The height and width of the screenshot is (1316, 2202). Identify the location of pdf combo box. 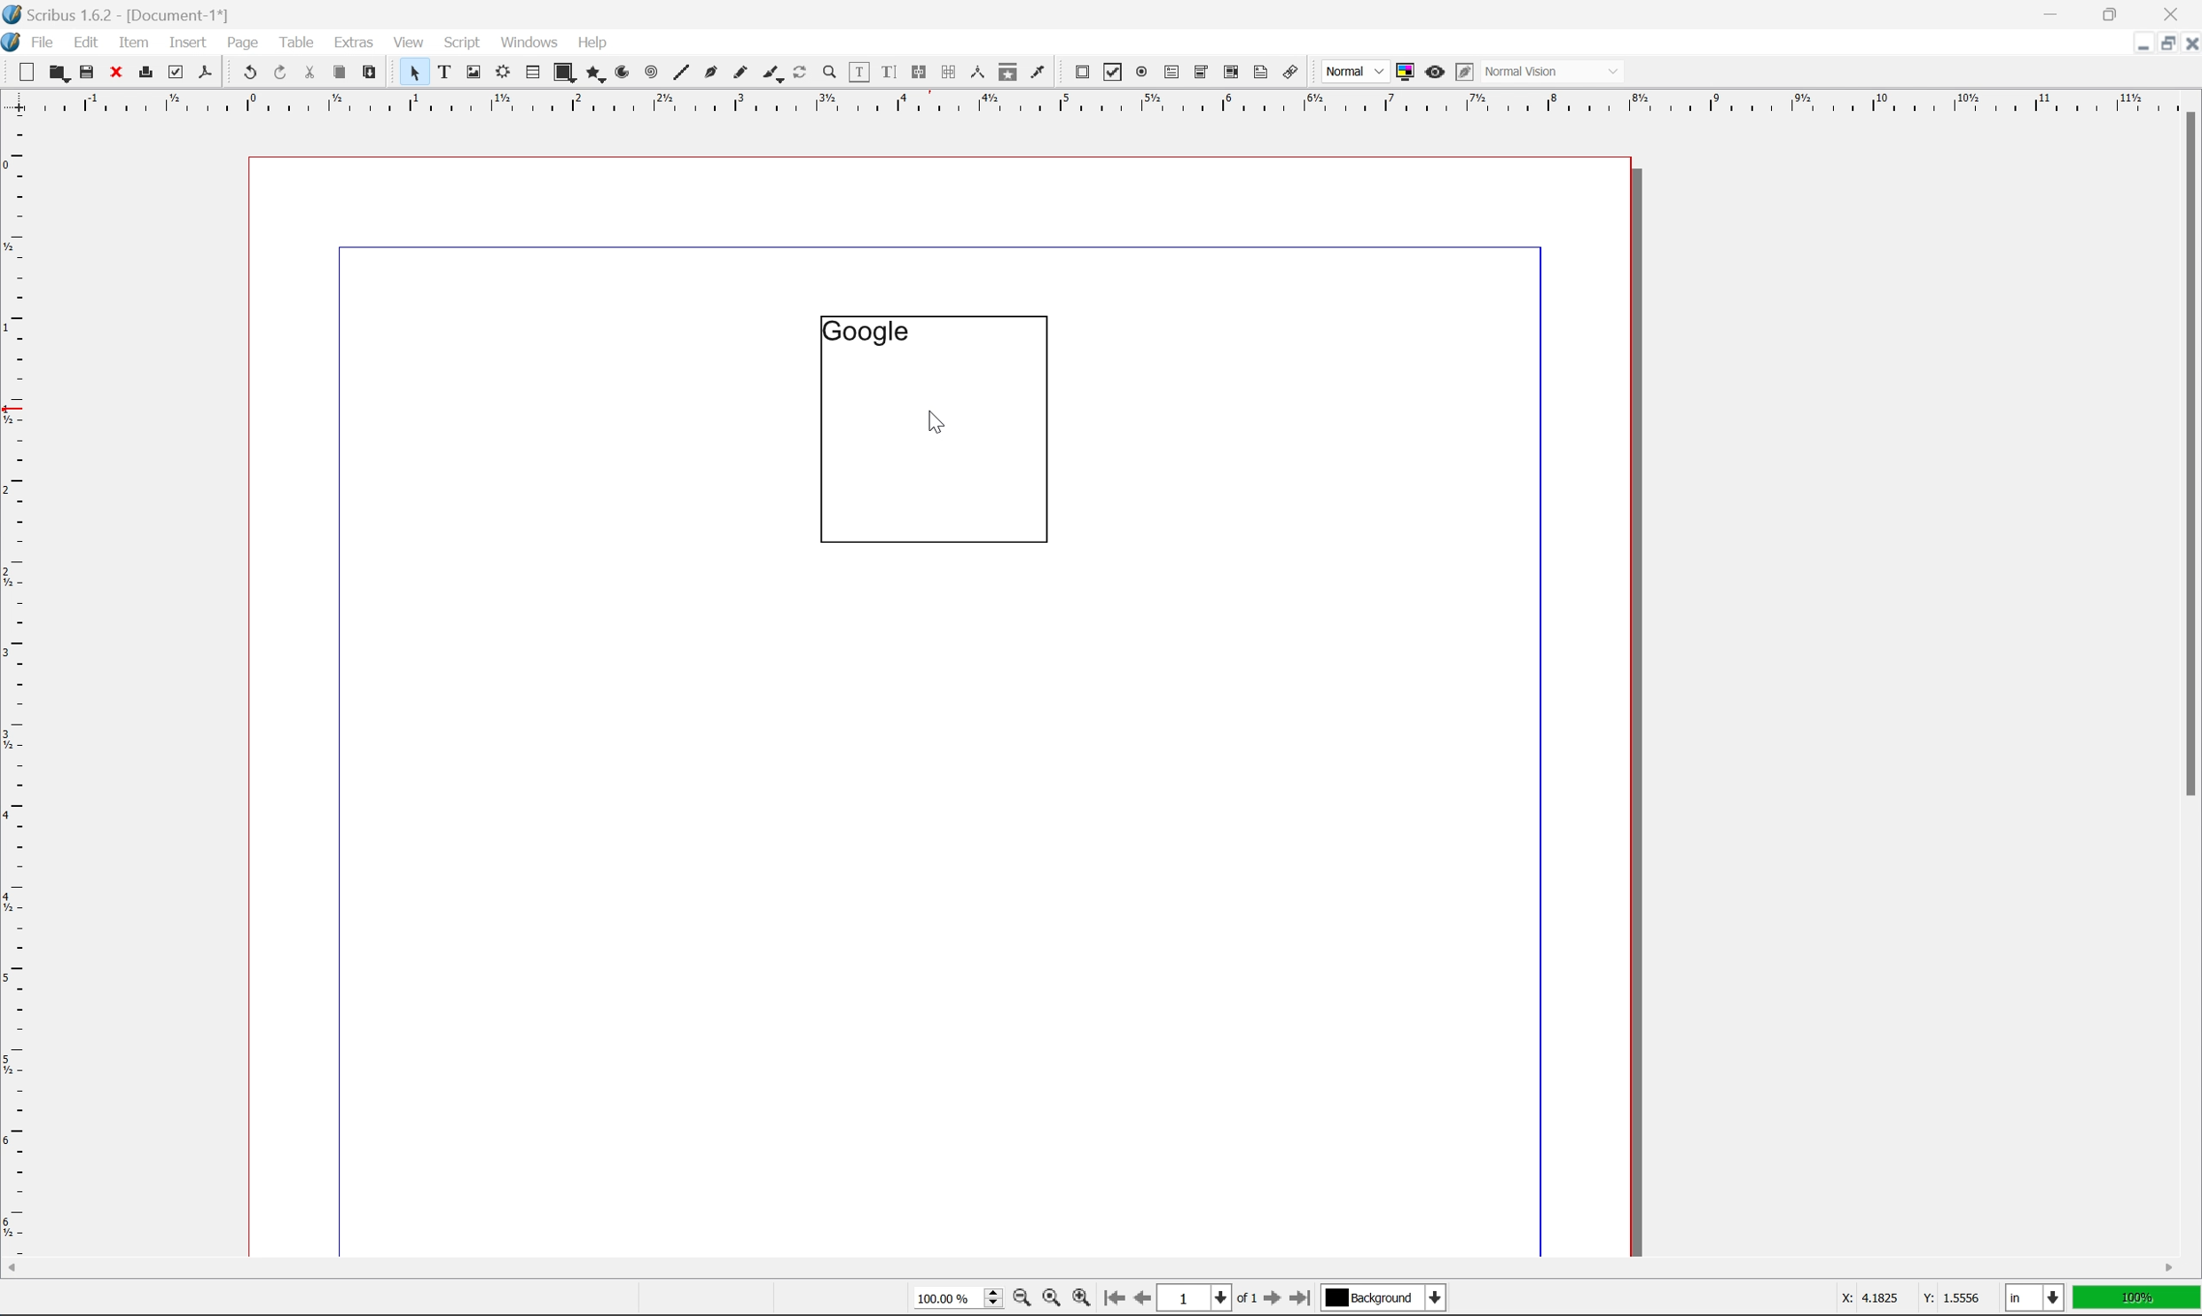
(1199, 74).